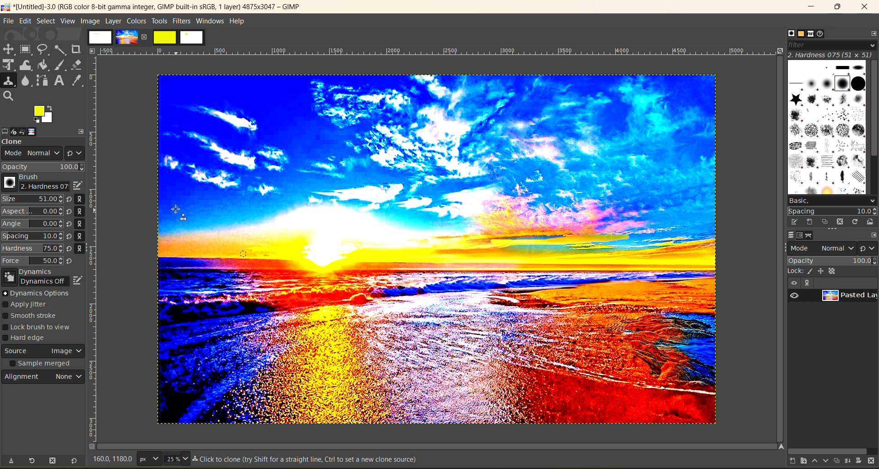 This screenshot has width=879, height=469. What do you see at coordinates (183, 21) in the screenshot?
I see `filters` at bounding box center [183, 21].